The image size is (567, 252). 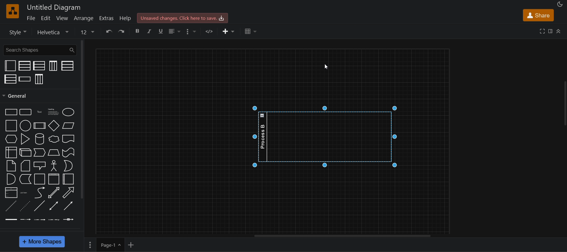 I want to click on vertical pool 2, so click(x=25, y=66).